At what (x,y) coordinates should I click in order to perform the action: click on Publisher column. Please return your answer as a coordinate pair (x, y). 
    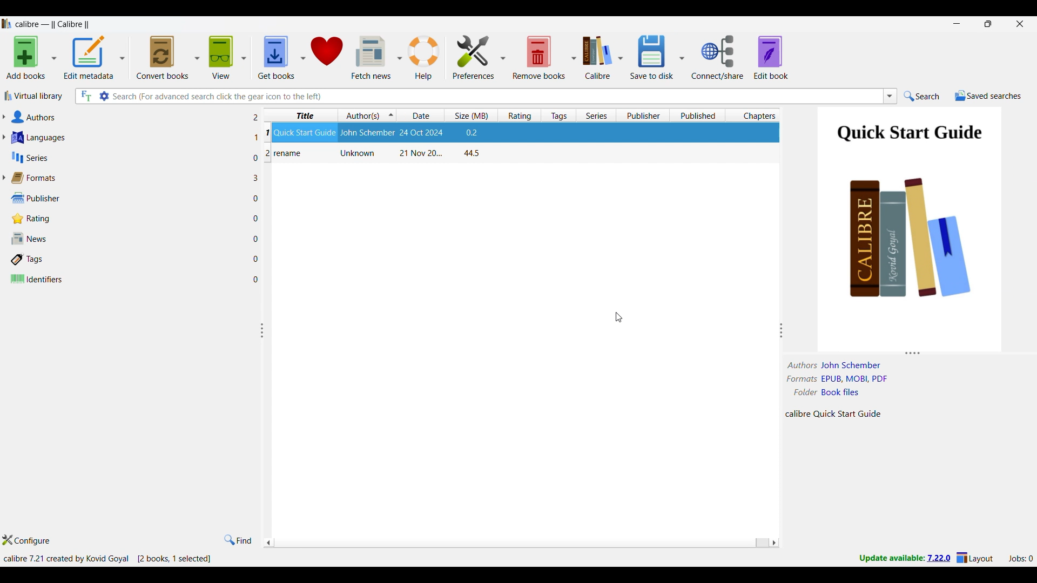
    Looking at the image, I should click on (643, 115).